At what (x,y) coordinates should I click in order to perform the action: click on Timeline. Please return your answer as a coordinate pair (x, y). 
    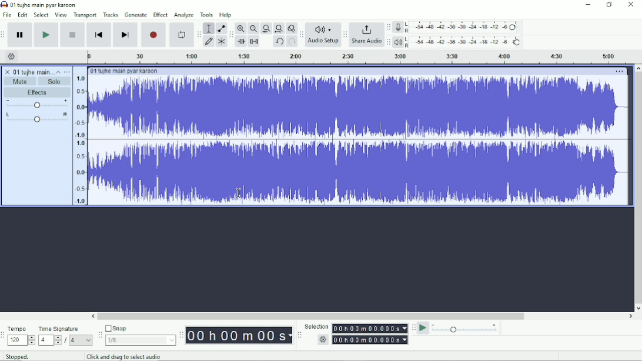
    Looking at the image, I should click on (363, 58).